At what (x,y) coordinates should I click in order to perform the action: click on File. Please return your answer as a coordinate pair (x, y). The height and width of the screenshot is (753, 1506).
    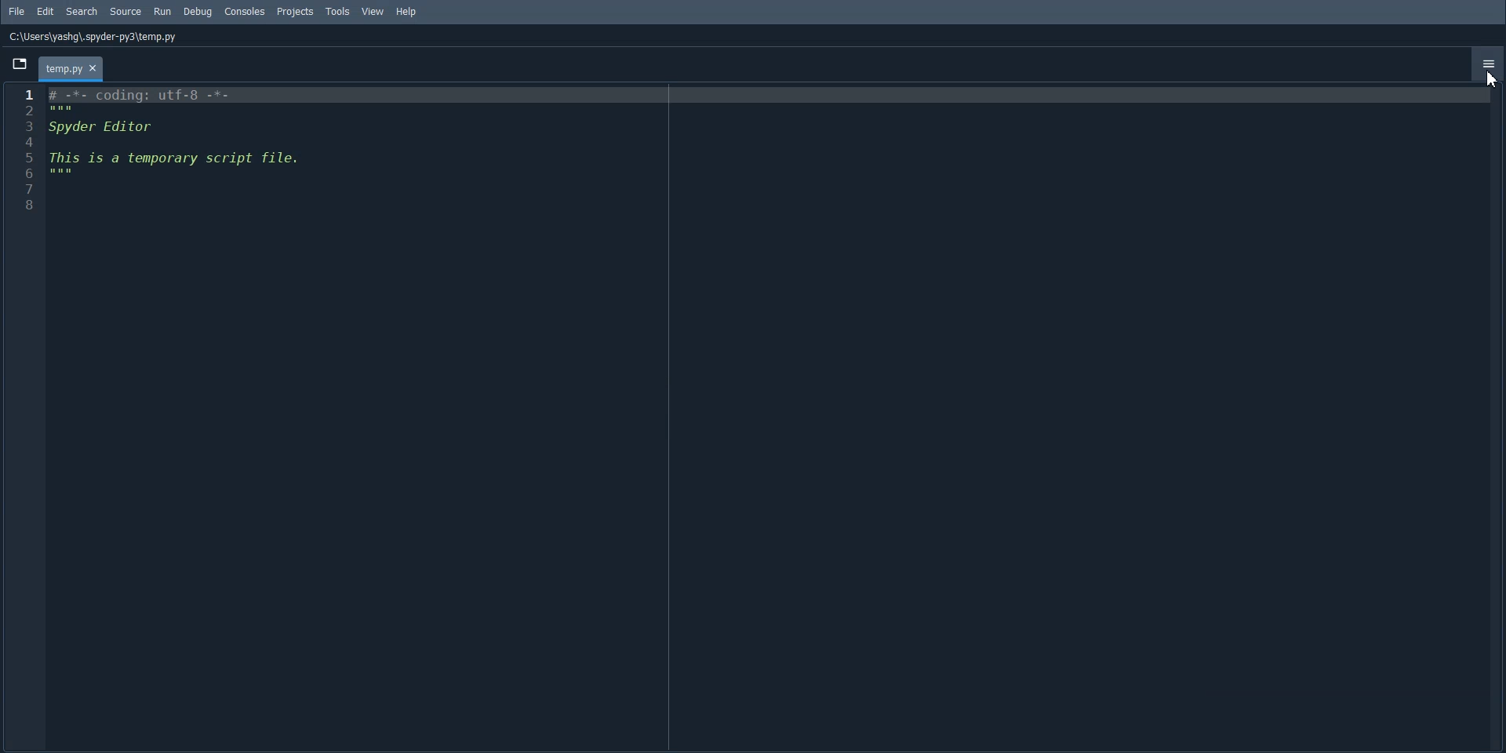
    Looking at the image, I should click on (17, 11).